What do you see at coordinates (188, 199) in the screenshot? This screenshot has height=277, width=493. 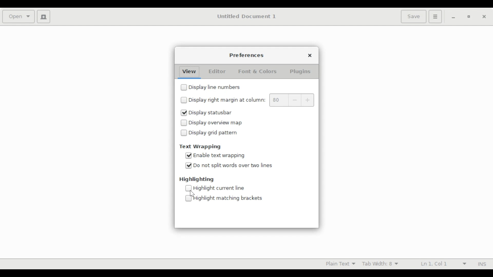 I see `checkbox` at bounding box center [188, 199].